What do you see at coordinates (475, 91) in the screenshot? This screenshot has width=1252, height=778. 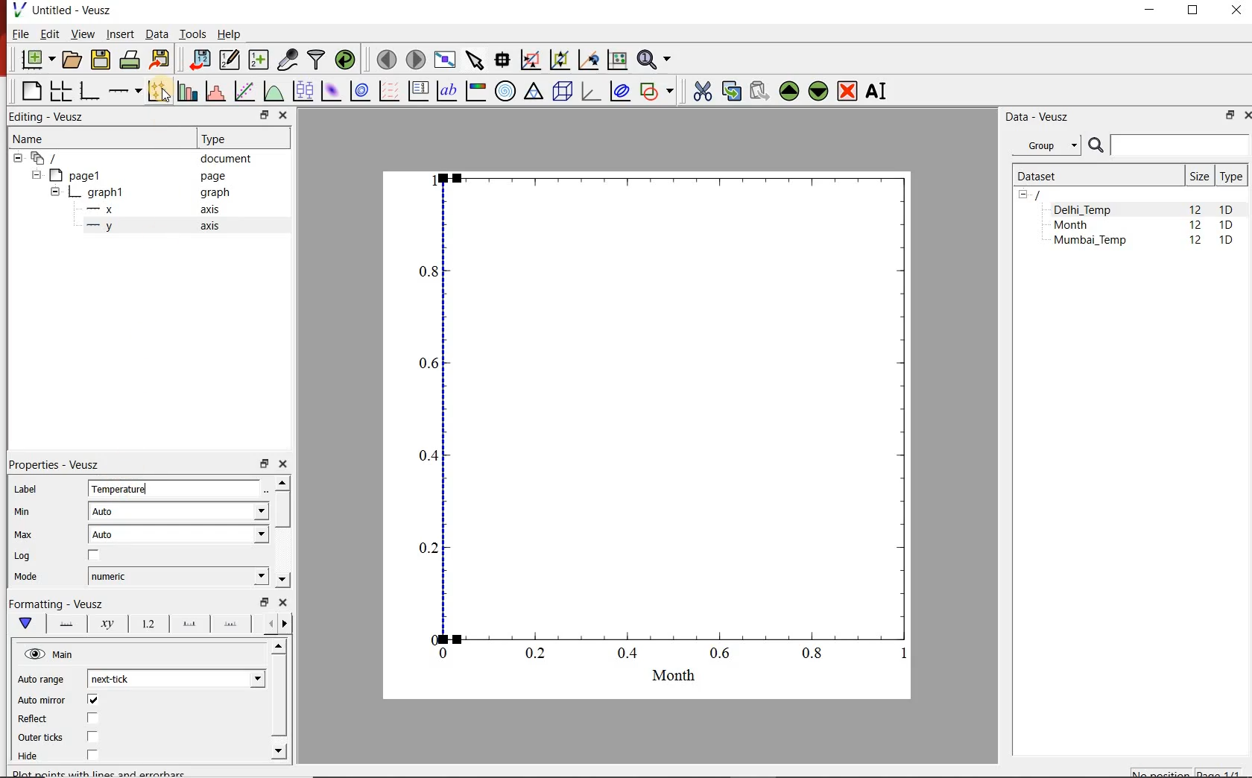 I see `image color bar` at bounding box center [475, 91].